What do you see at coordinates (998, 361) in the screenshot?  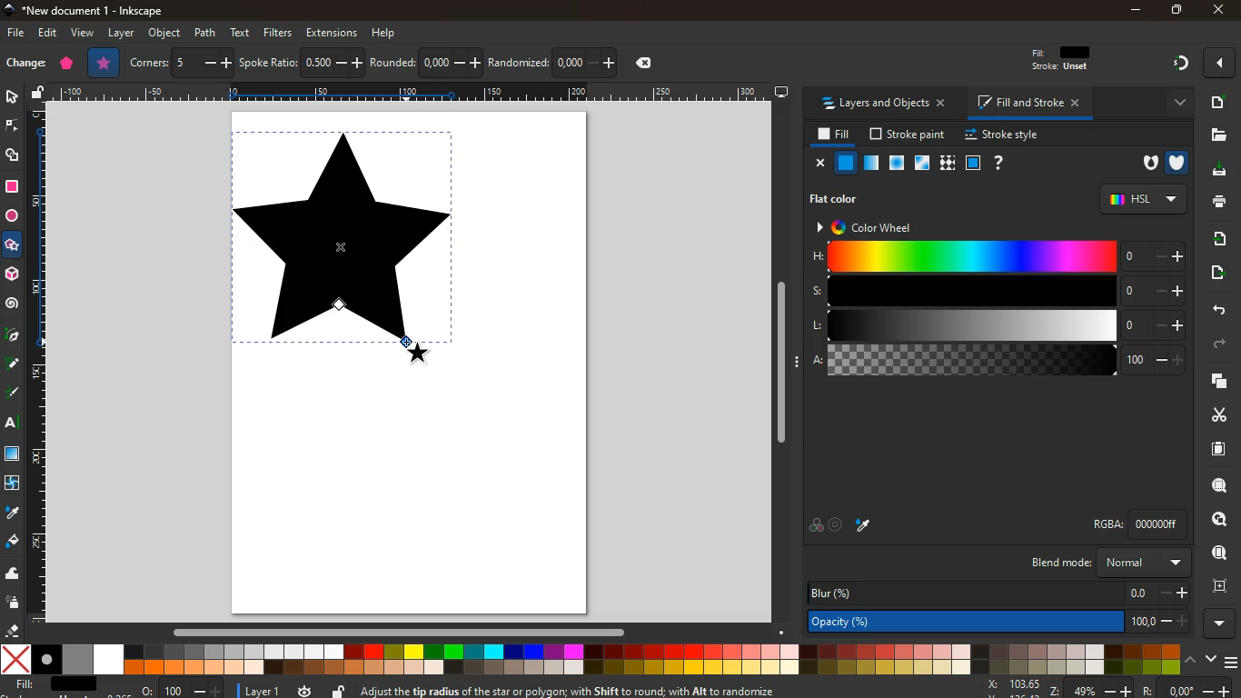 I see `a` at bounding box center [998, 361].